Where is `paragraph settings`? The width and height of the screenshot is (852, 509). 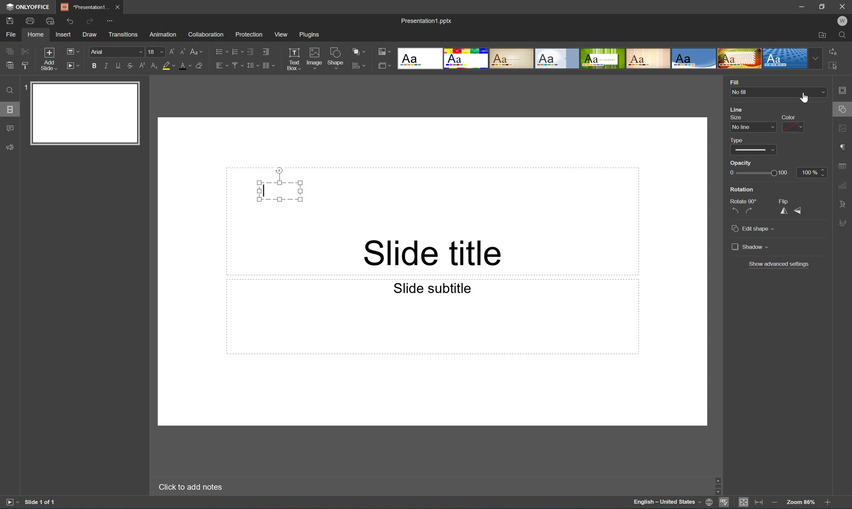
paragraph settings is located at coordinates (844, 146).